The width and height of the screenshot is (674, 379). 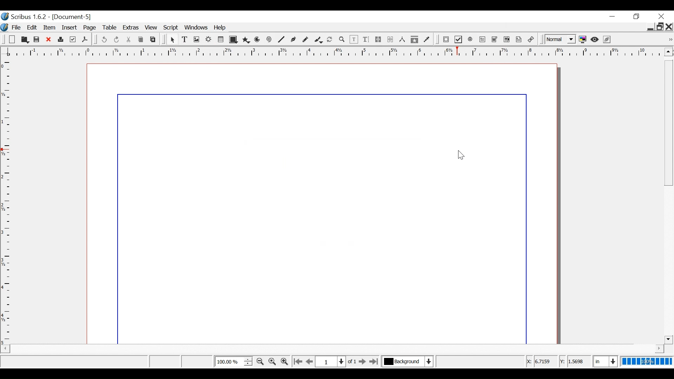 What do you see at coordinates (104, 40) in the screenshot?
I see `Undo` at bounding box center [104, 40].